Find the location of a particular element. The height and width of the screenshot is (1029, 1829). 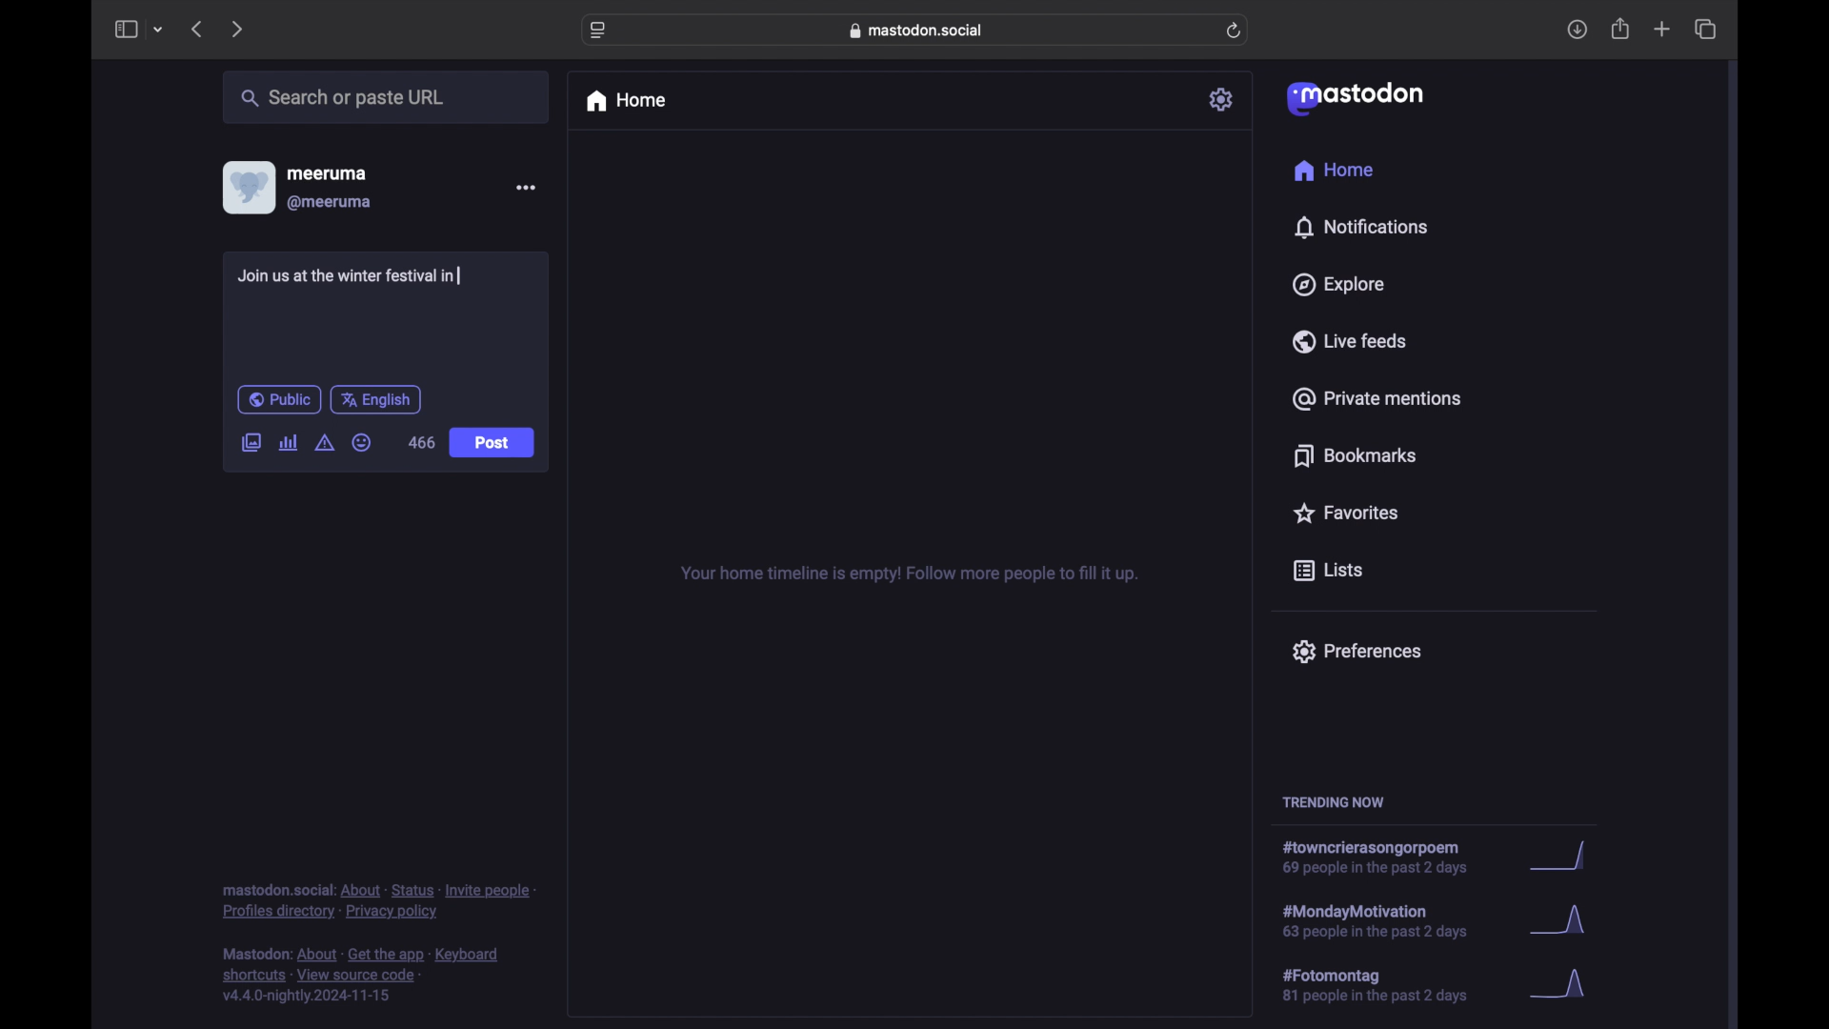

footnote is located at coordinates (379, 900).